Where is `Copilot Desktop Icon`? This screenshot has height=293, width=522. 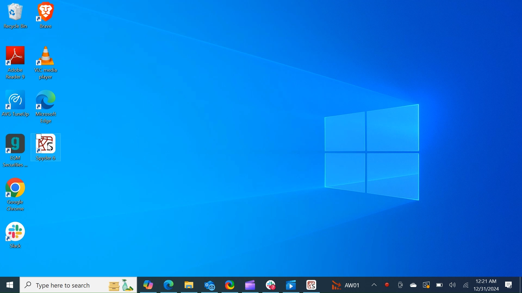
Copilot Desktop Icon is located at coordinates (150, 286).